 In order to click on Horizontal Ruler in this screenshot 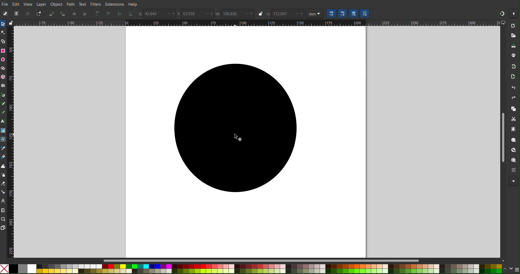, I will do `click(257, 23)`.